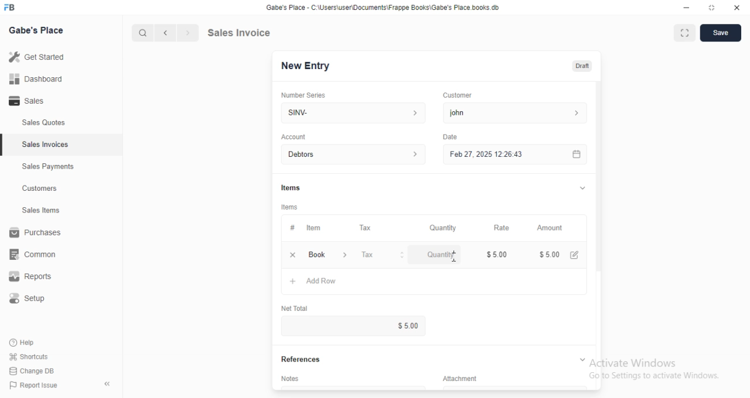  What do you see at coordinates (43, 124) in the screenshot?
I see `Sales Quotes` at bounding box center [43, 124].